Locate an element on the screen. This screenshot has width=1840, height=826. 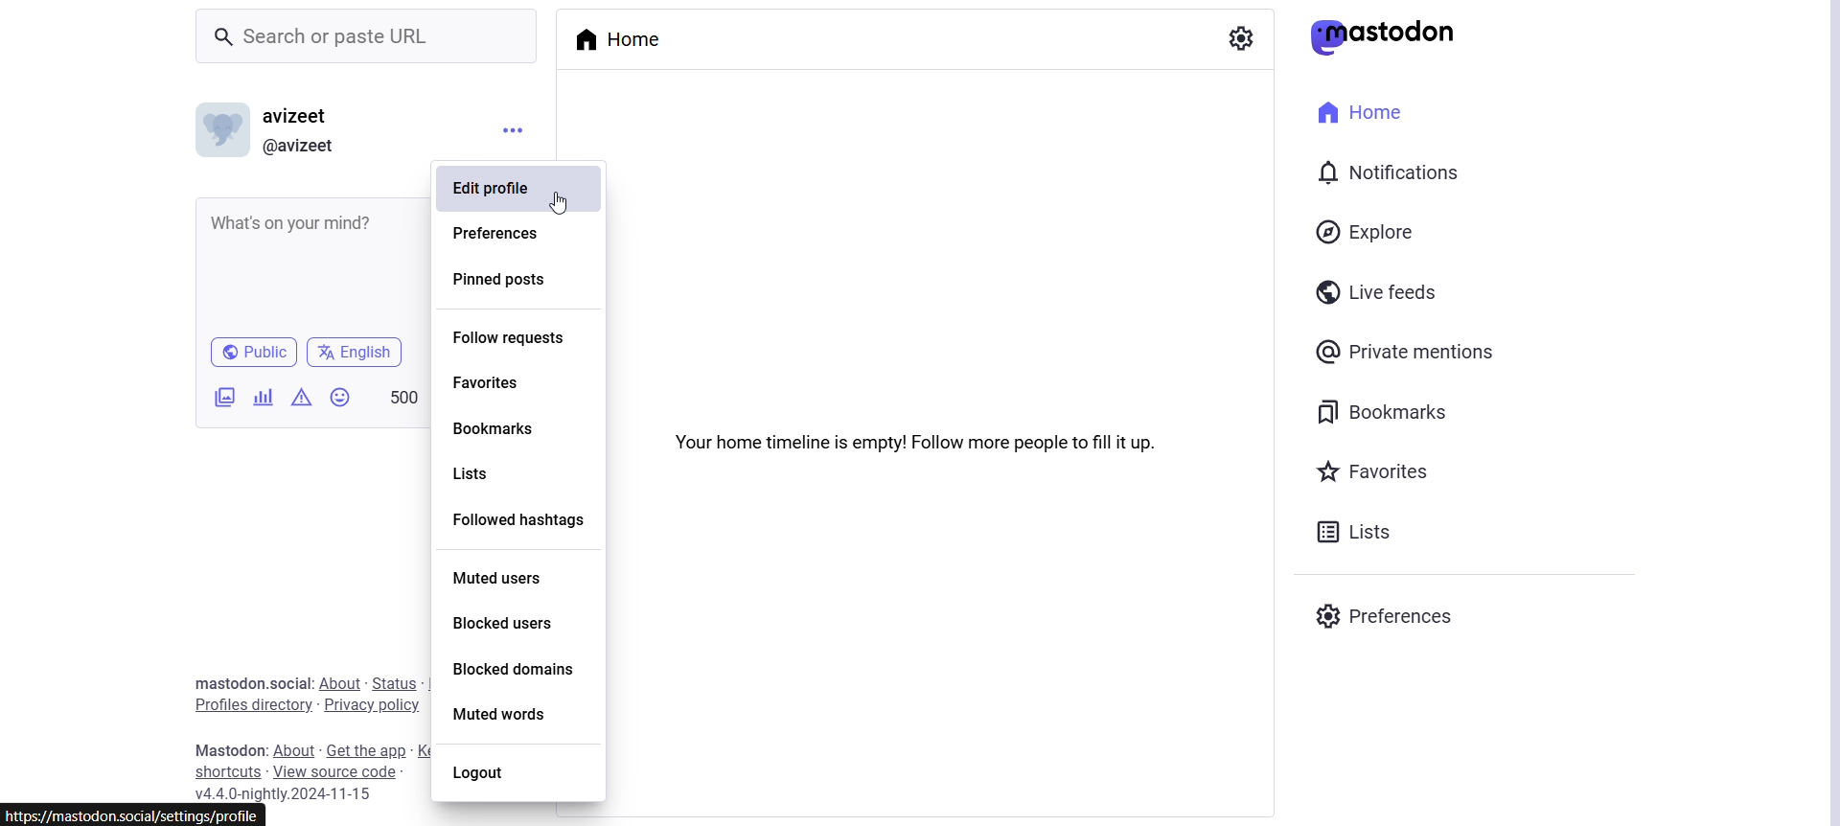
link is located at coordinates (133, 816).